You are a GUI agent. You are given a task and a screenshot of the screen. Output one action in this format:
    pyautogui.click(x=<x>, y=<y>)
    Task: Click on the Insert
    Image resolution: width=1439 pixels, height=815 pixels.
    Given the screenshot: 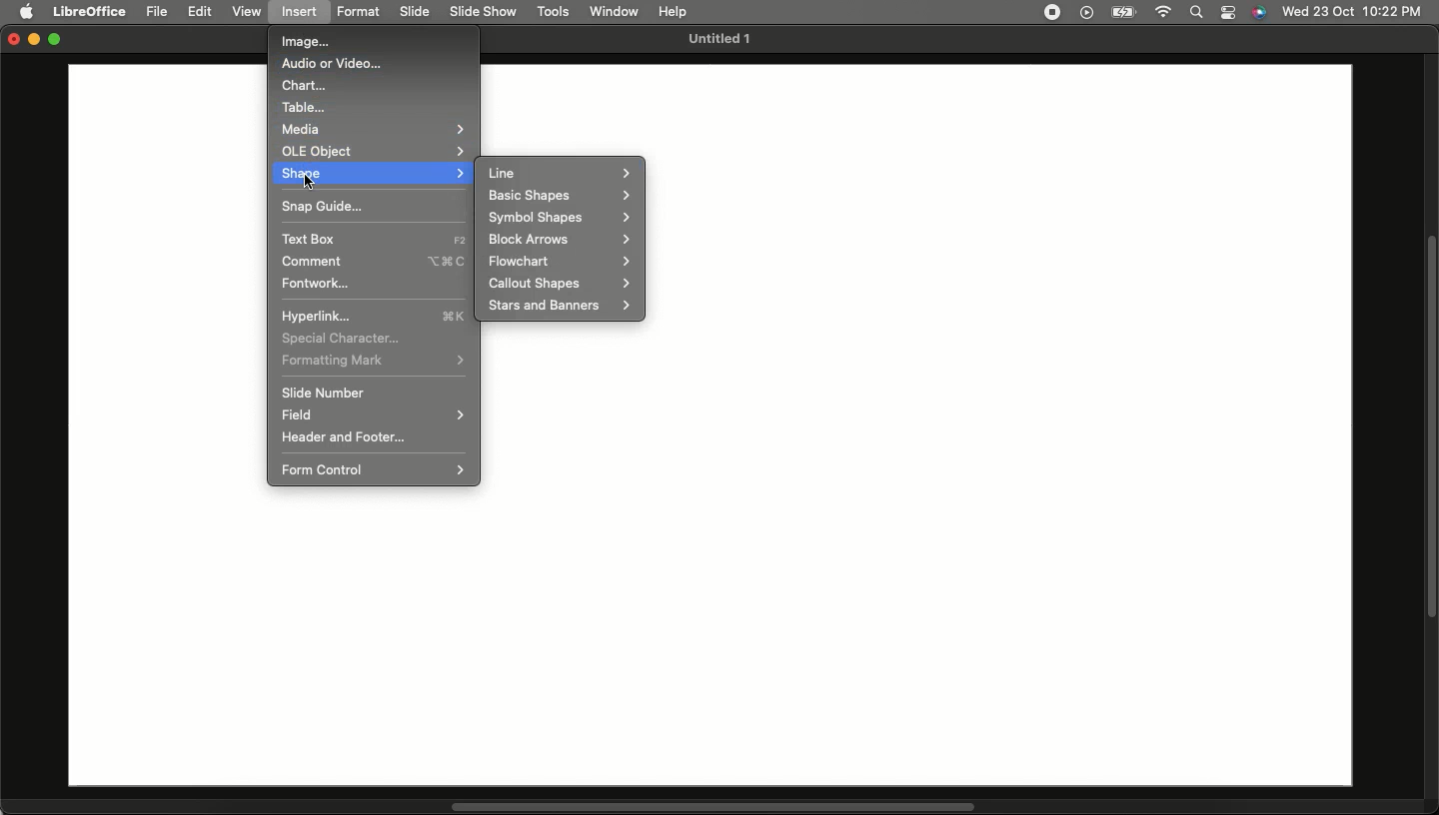 What is the action you would take?
    pyautogui.click(x=301, y=12)
    